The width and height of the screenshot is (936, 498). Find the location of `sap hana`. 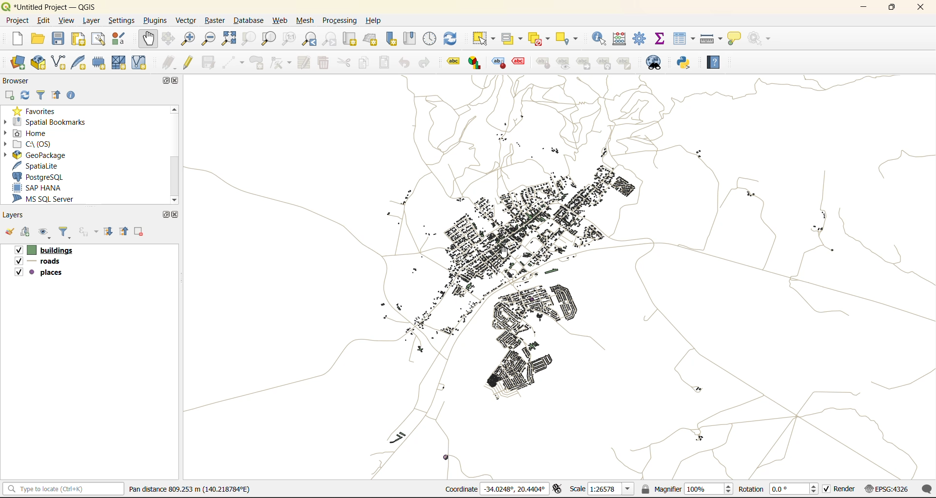

sap hana is located at coordinates (40, 188).